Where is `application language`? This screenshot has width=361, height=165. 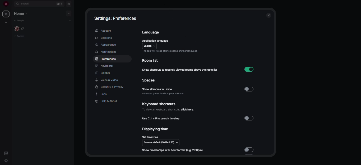 application language is located at coordinates (155, 40).